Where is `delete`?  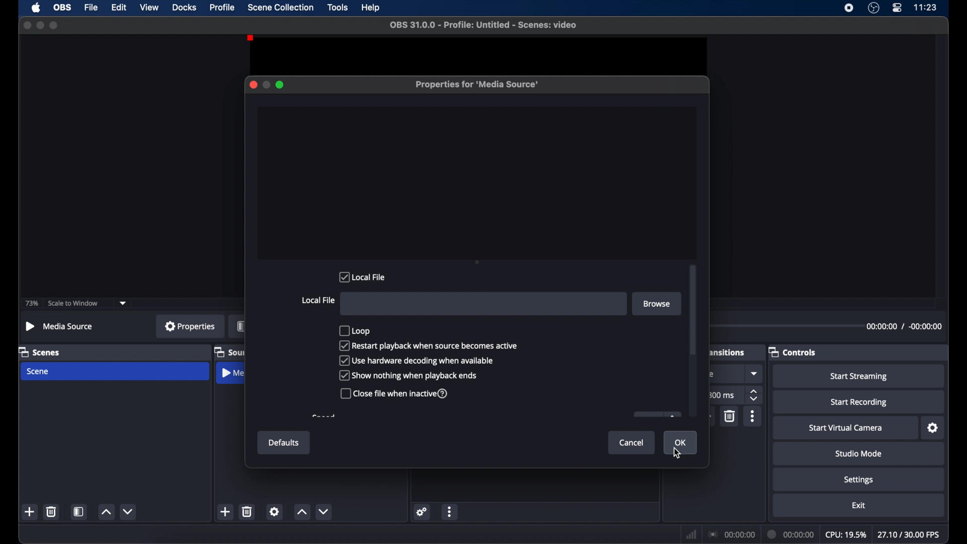 delete is located at coordinates (247, 511).